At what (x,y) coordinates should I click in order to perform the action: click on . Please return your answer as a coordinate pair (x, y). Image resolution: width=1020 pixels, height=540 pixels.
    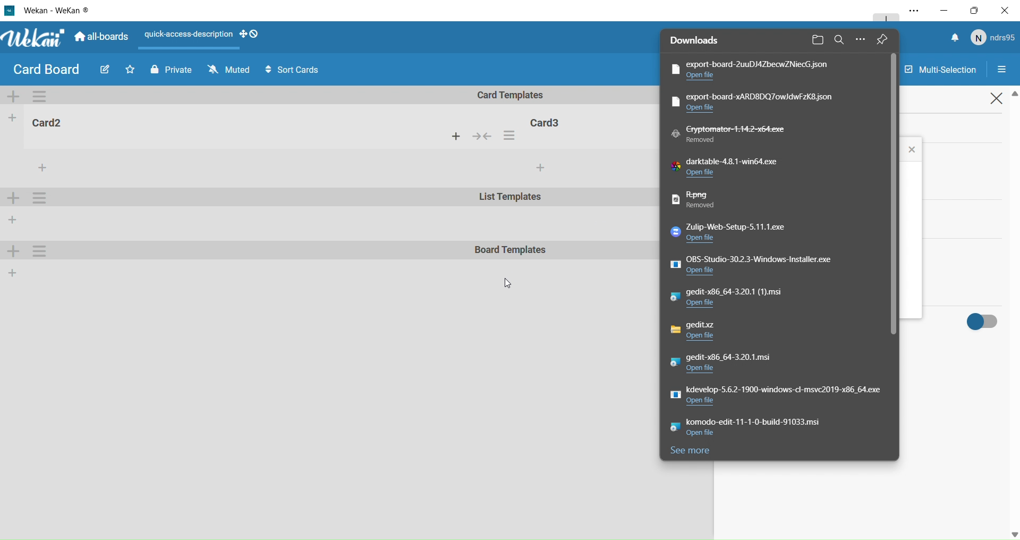
    Looking at the image, I should click on (36, 37).